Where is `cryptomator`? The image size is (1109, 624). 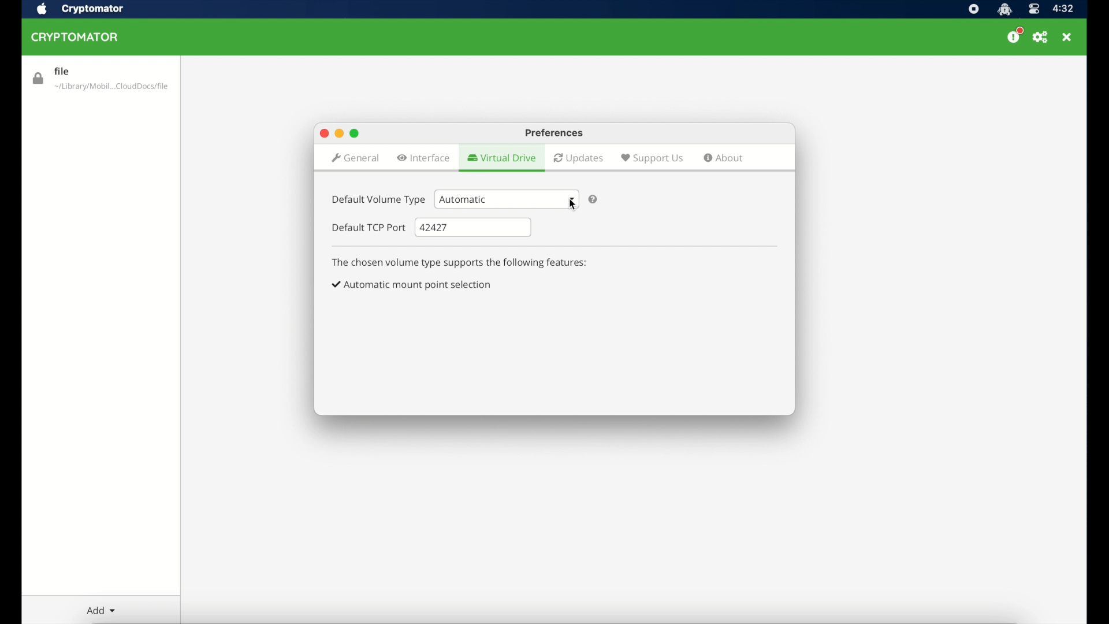
cryptomator is located at coordinates (78, 38).